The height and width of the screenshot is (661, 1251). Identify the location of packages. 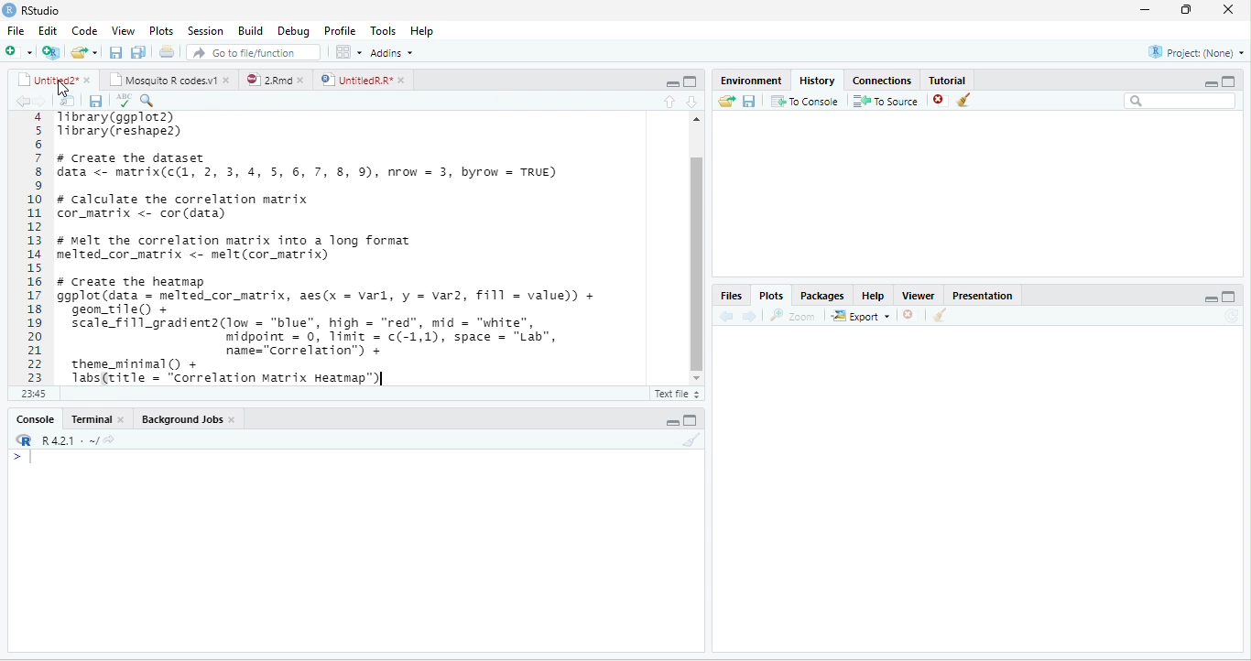
(821, 295).